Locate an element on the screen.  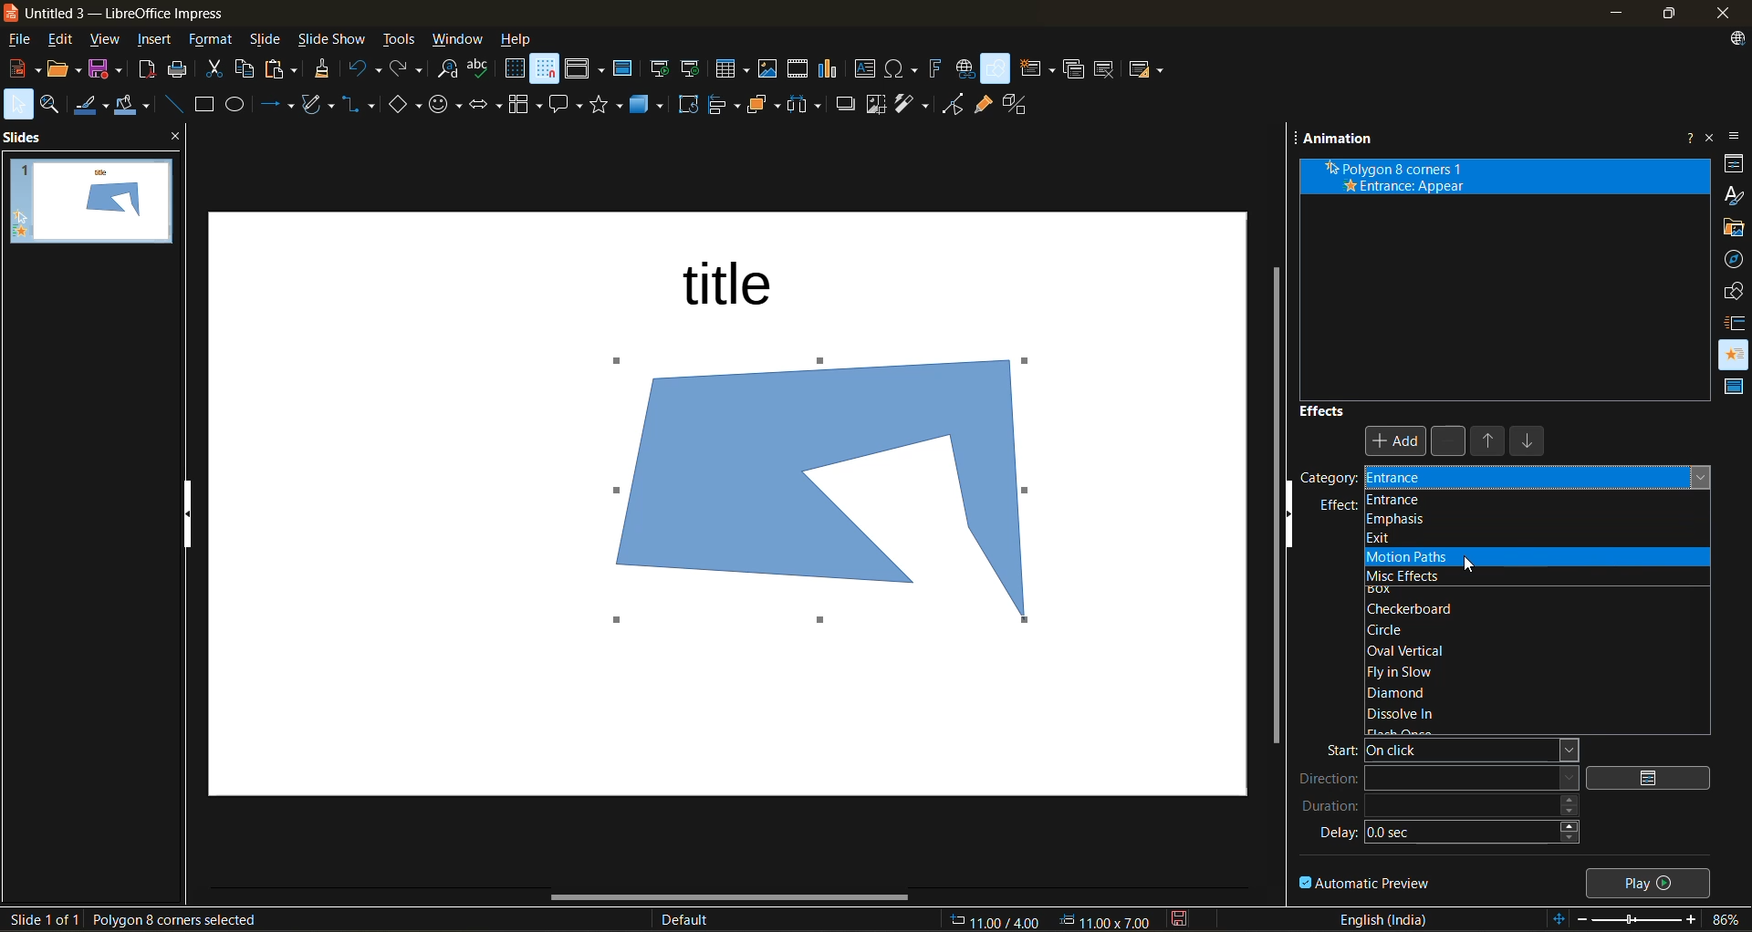
align objects is located at coordinates (722, 105).